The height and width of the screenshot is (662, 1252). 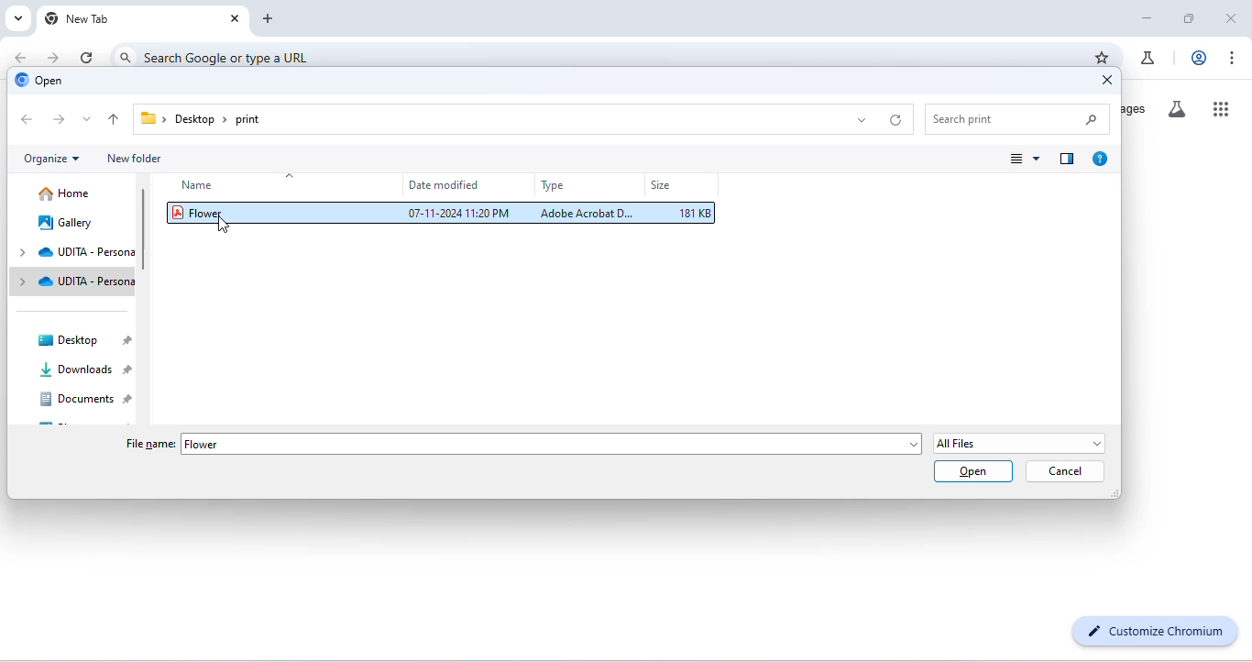 I want to click on maximize, so click(x=1189, y=17).